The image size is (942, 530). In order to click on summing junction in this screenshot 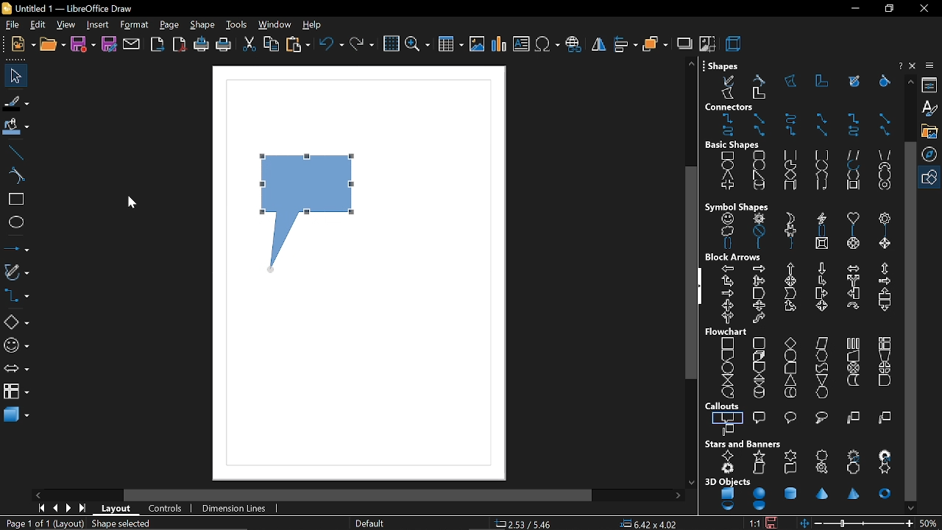, I will do `click(854, 368)`.